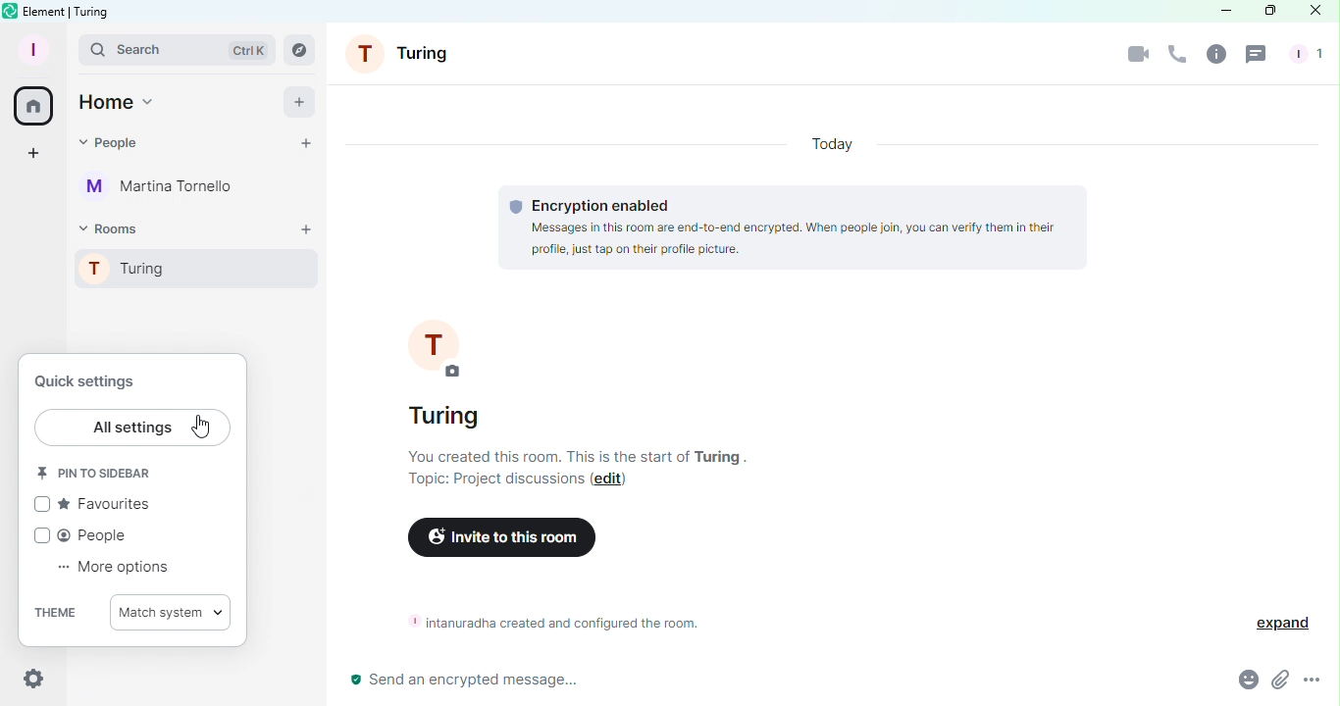 The image size is (1340, 706). Describe the element at coordinates (180, 50) in the screenshot. I see `Search bar` at that location.